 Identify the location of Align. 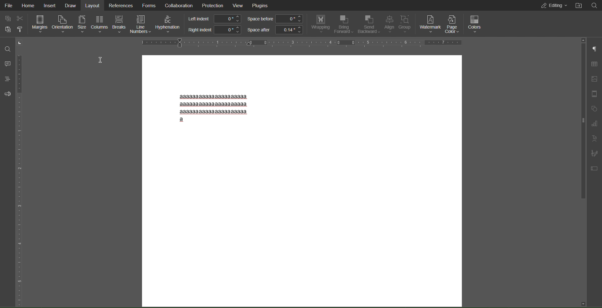
(390, 24).